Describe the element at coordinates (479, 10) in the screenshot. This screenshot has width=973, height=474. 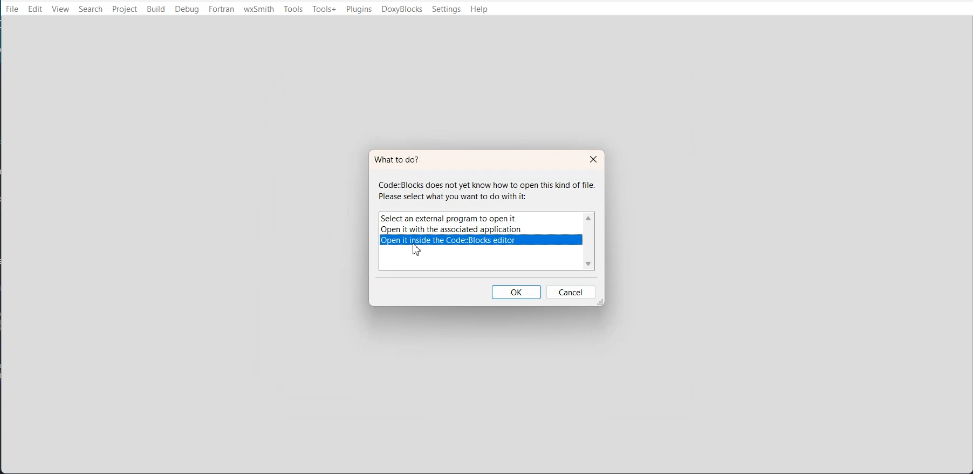
I see `Help` at that location.